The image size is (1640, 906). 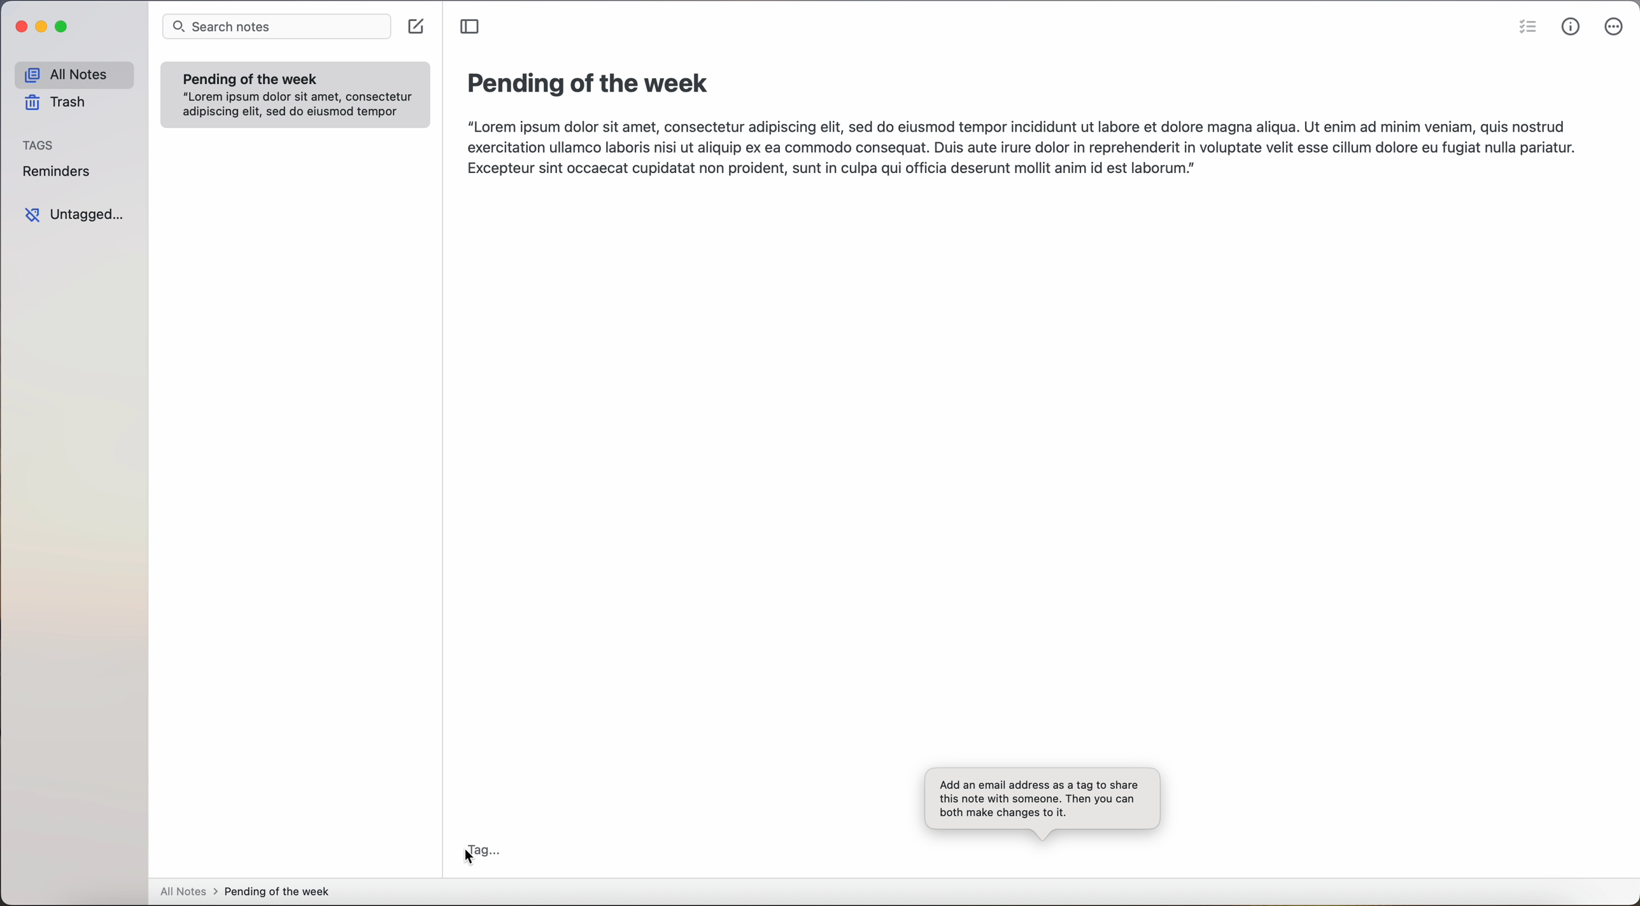 I want to click on minimize app, so click(x=42, y=27).